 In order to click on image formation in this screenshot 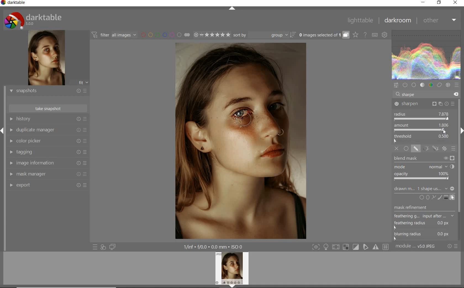, I will do `click(47, 163)`.